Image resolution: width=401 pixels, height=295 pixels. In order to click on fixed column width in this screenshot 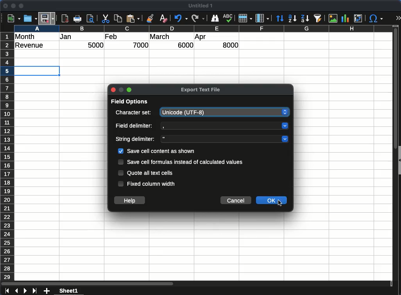, I will do `click(152, 183)`.